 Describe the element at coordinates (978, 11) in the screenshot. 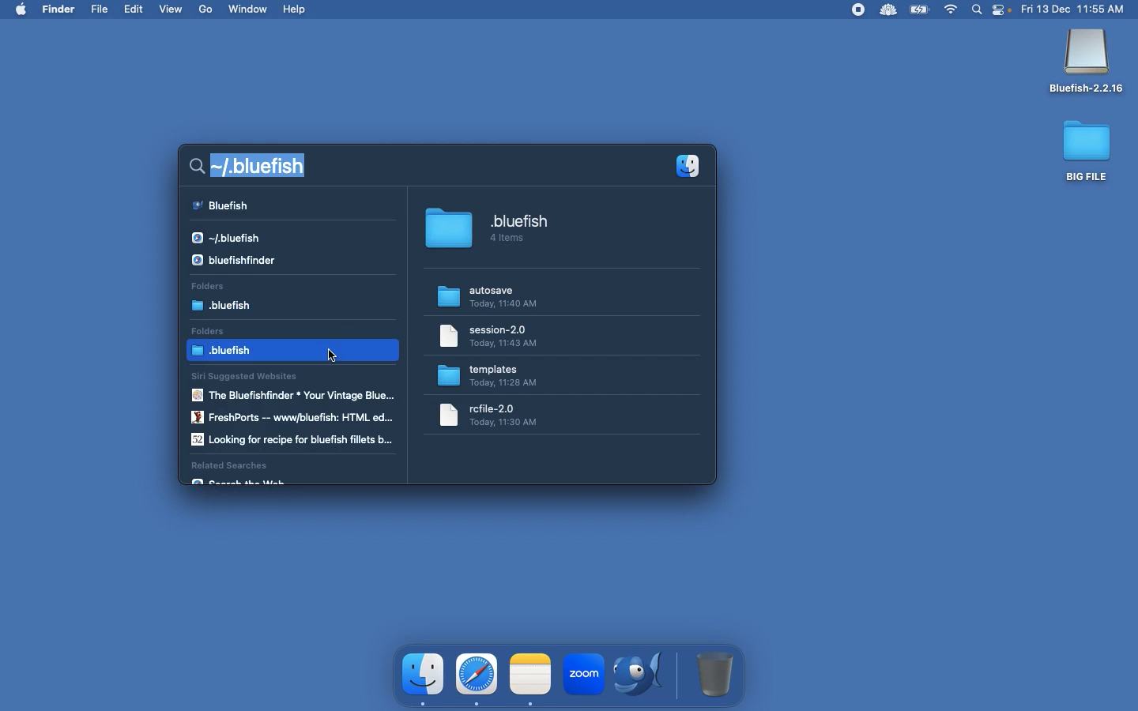

I see `Search` at that location.